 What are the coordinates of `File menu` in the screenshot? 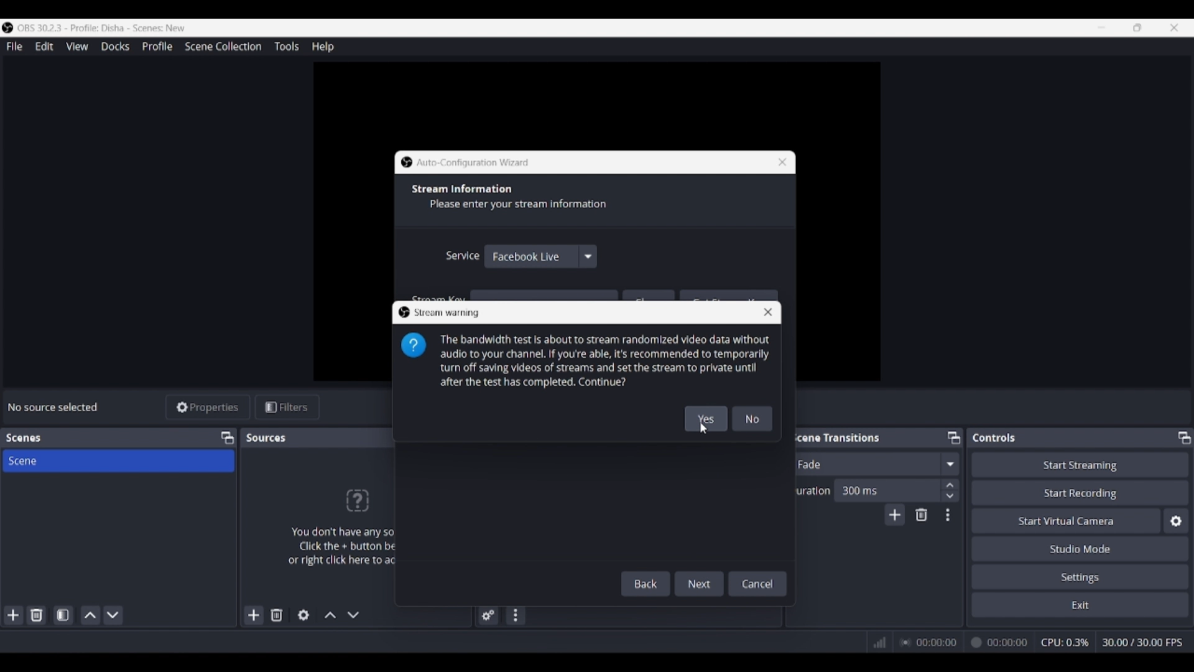 It's located at (14, 46).